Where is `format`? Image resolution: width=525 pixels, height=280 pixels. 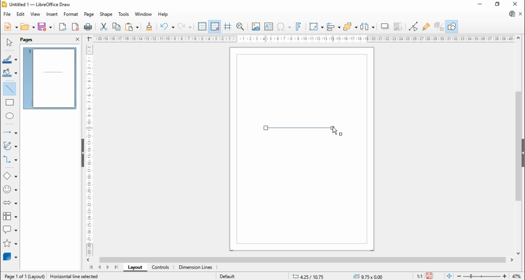 format is located at coordinates (71, 14).